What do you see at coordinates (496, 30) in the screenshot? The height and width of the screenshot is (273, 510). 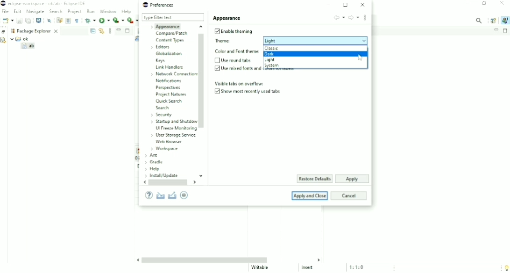 I see `Minimize` at bounding box center [496, 30].